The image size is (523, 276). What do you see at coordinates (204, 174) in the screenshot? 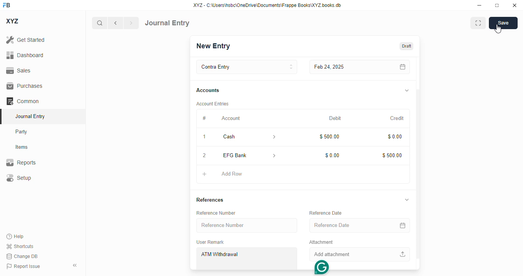
I see `add button` at bounding box center [204, 174].